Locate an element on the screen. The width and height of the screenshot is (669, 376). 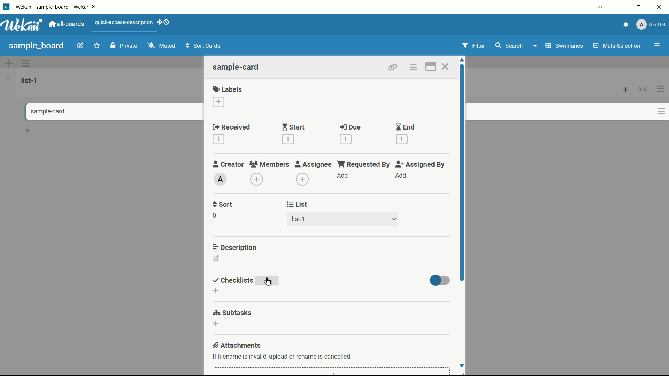
0 is located at coordinates (214, 216).